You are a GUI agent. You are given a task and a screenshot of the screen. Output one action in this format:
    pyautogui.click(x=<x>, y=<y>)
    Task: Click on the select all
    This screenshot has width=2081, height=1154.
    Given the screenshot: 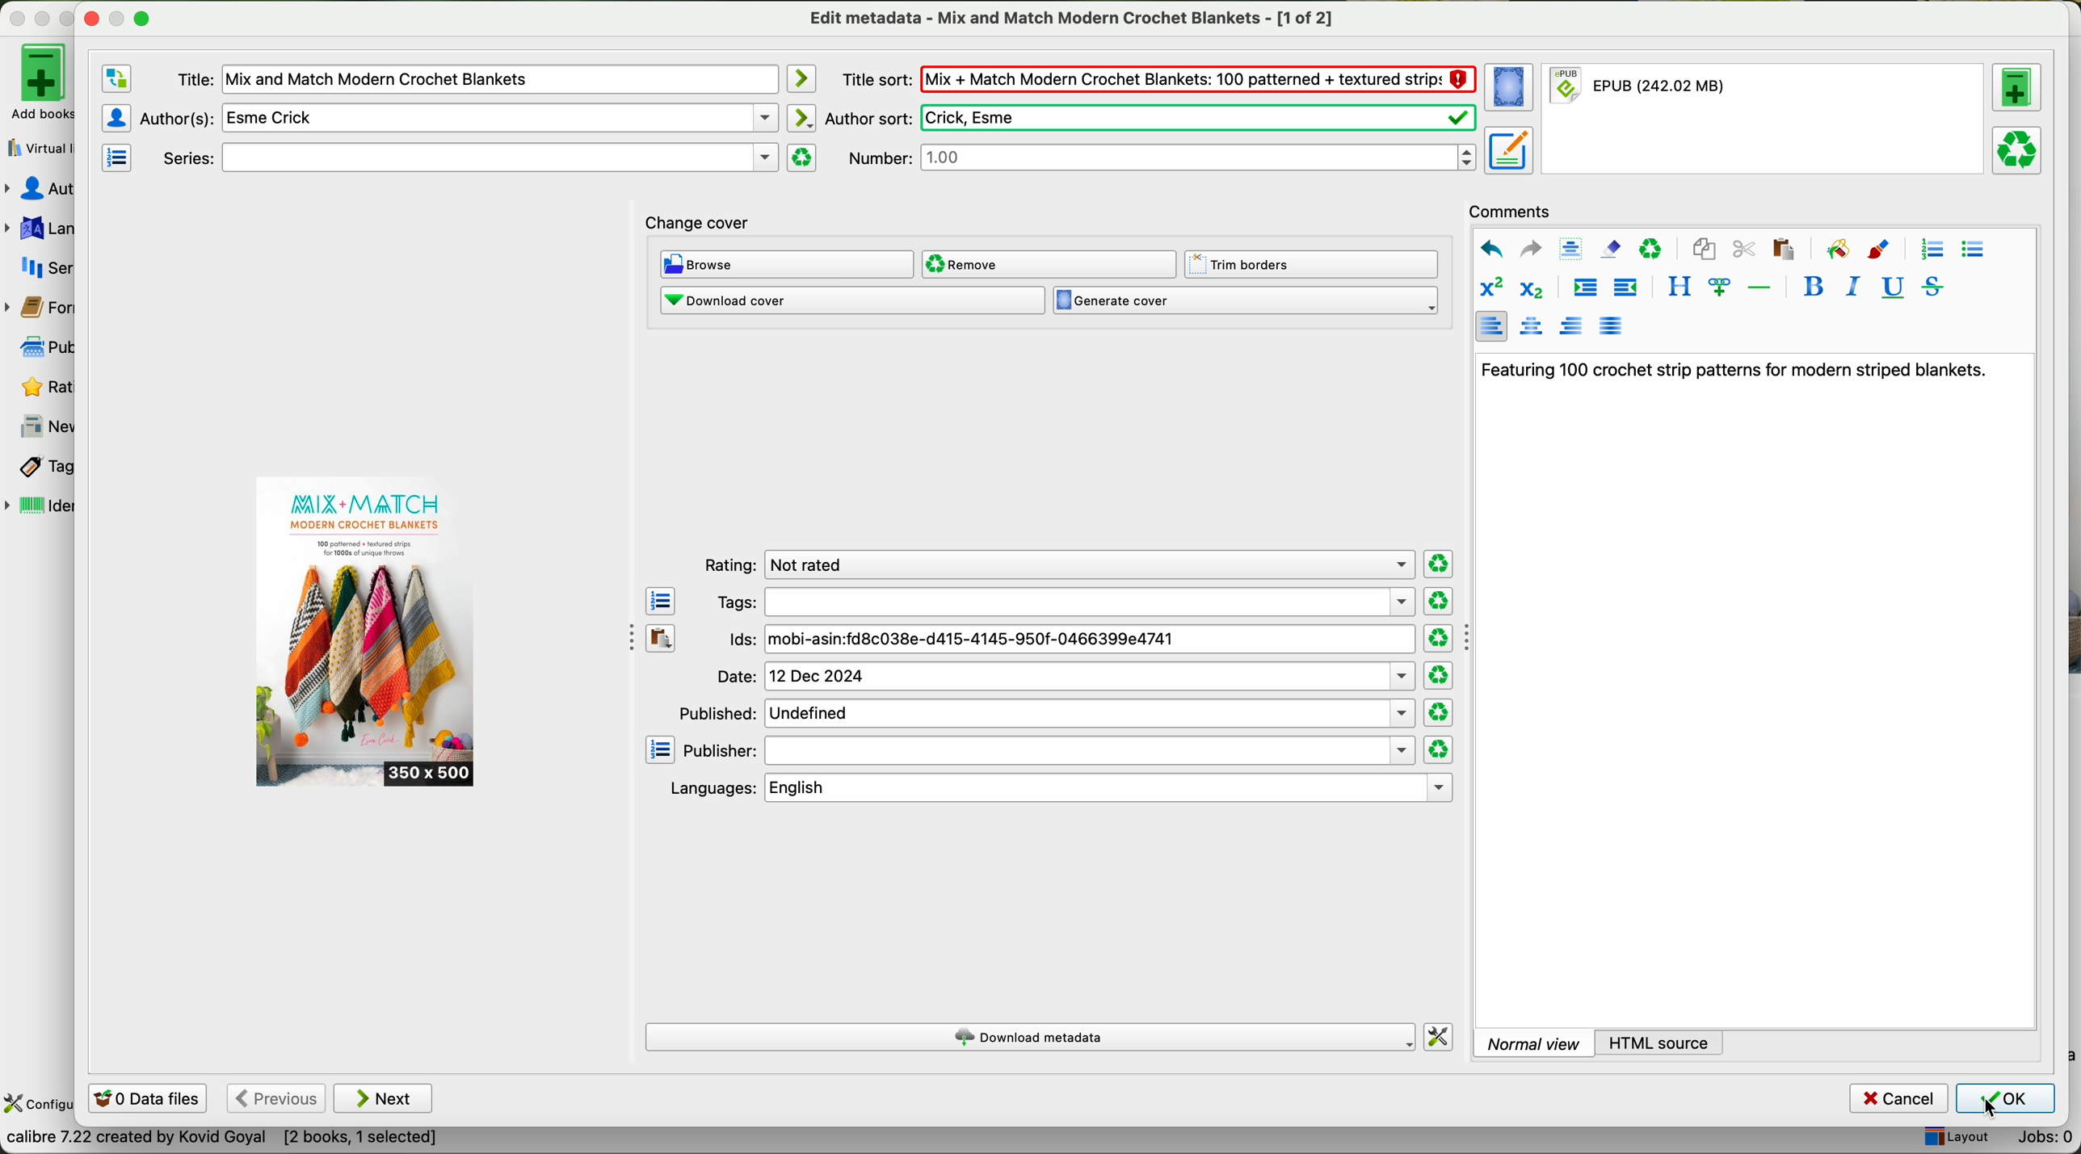 What is the action you would take?
    pyautogui.click(x=1570, y=250)
    